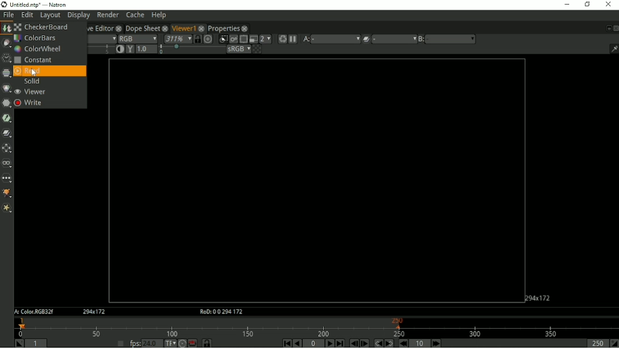 This screenshot has width=619, height=348. I want to click on Behaviour, so click(192, 343).